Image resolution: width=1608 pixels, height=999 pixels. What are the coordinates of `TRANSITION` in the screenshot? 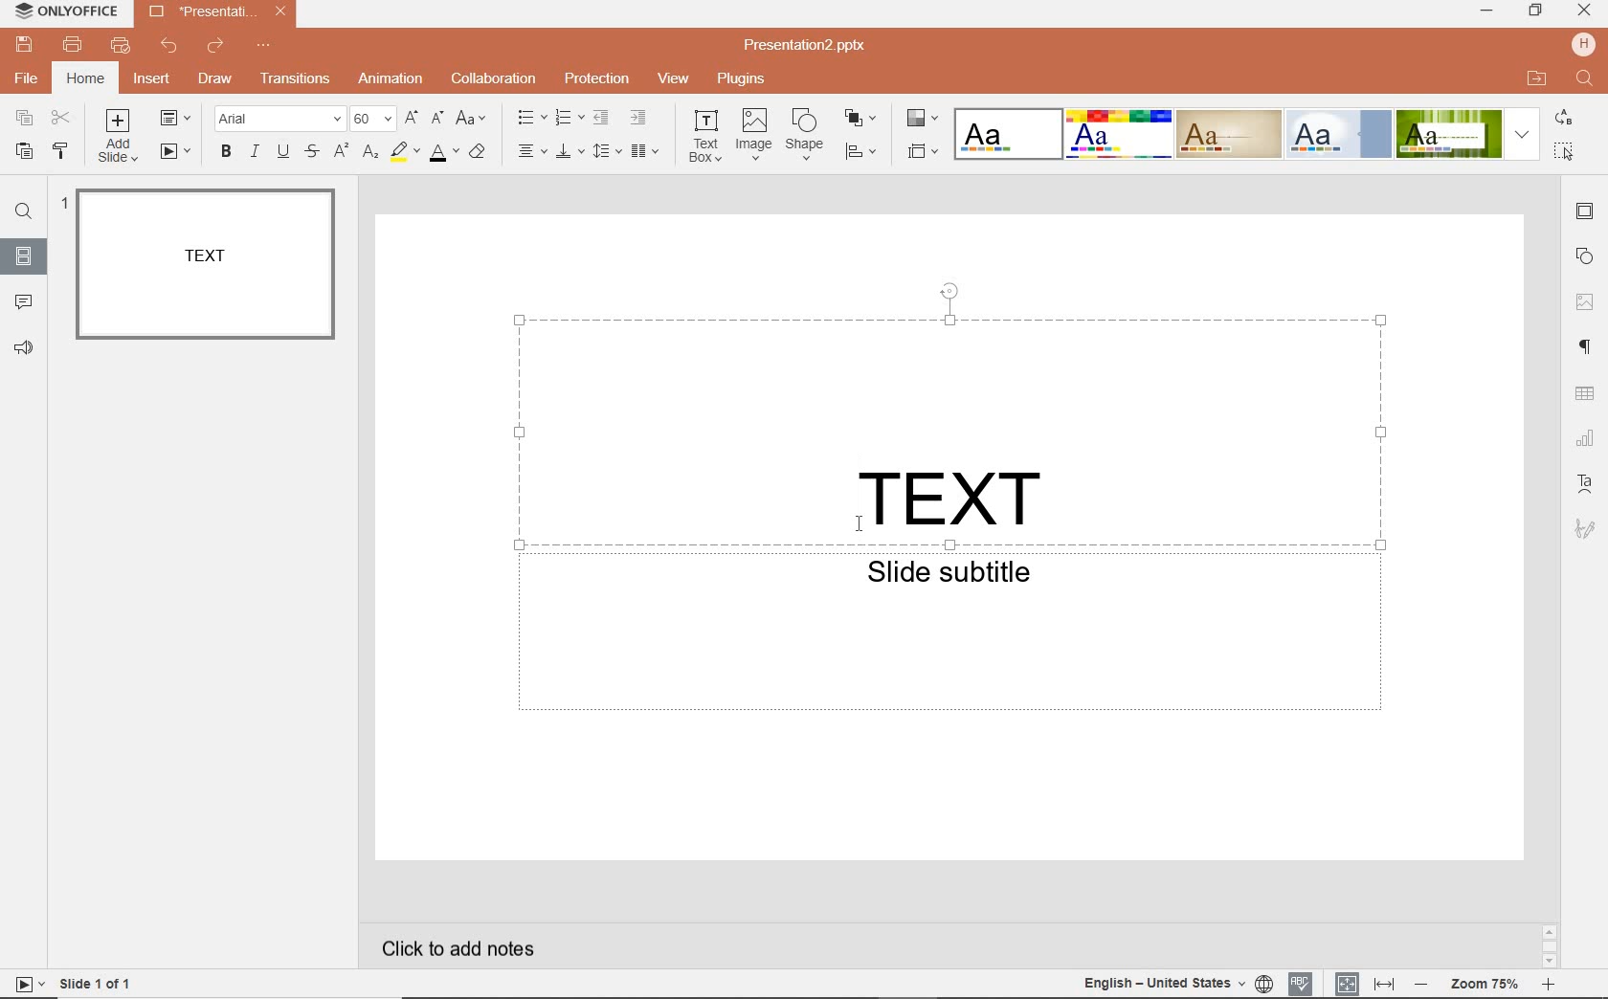 It's located at (297, 78).